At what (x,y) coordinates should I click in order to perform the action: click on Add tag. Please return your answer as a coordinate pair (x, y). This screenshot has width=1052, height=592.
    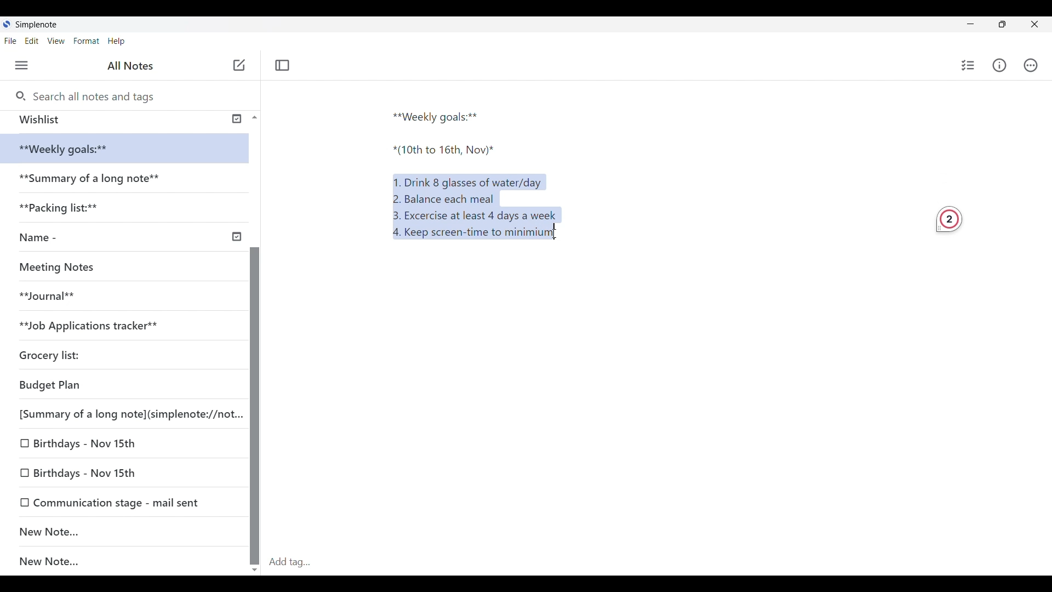
    Looking at the image, I should click on (658, 562).